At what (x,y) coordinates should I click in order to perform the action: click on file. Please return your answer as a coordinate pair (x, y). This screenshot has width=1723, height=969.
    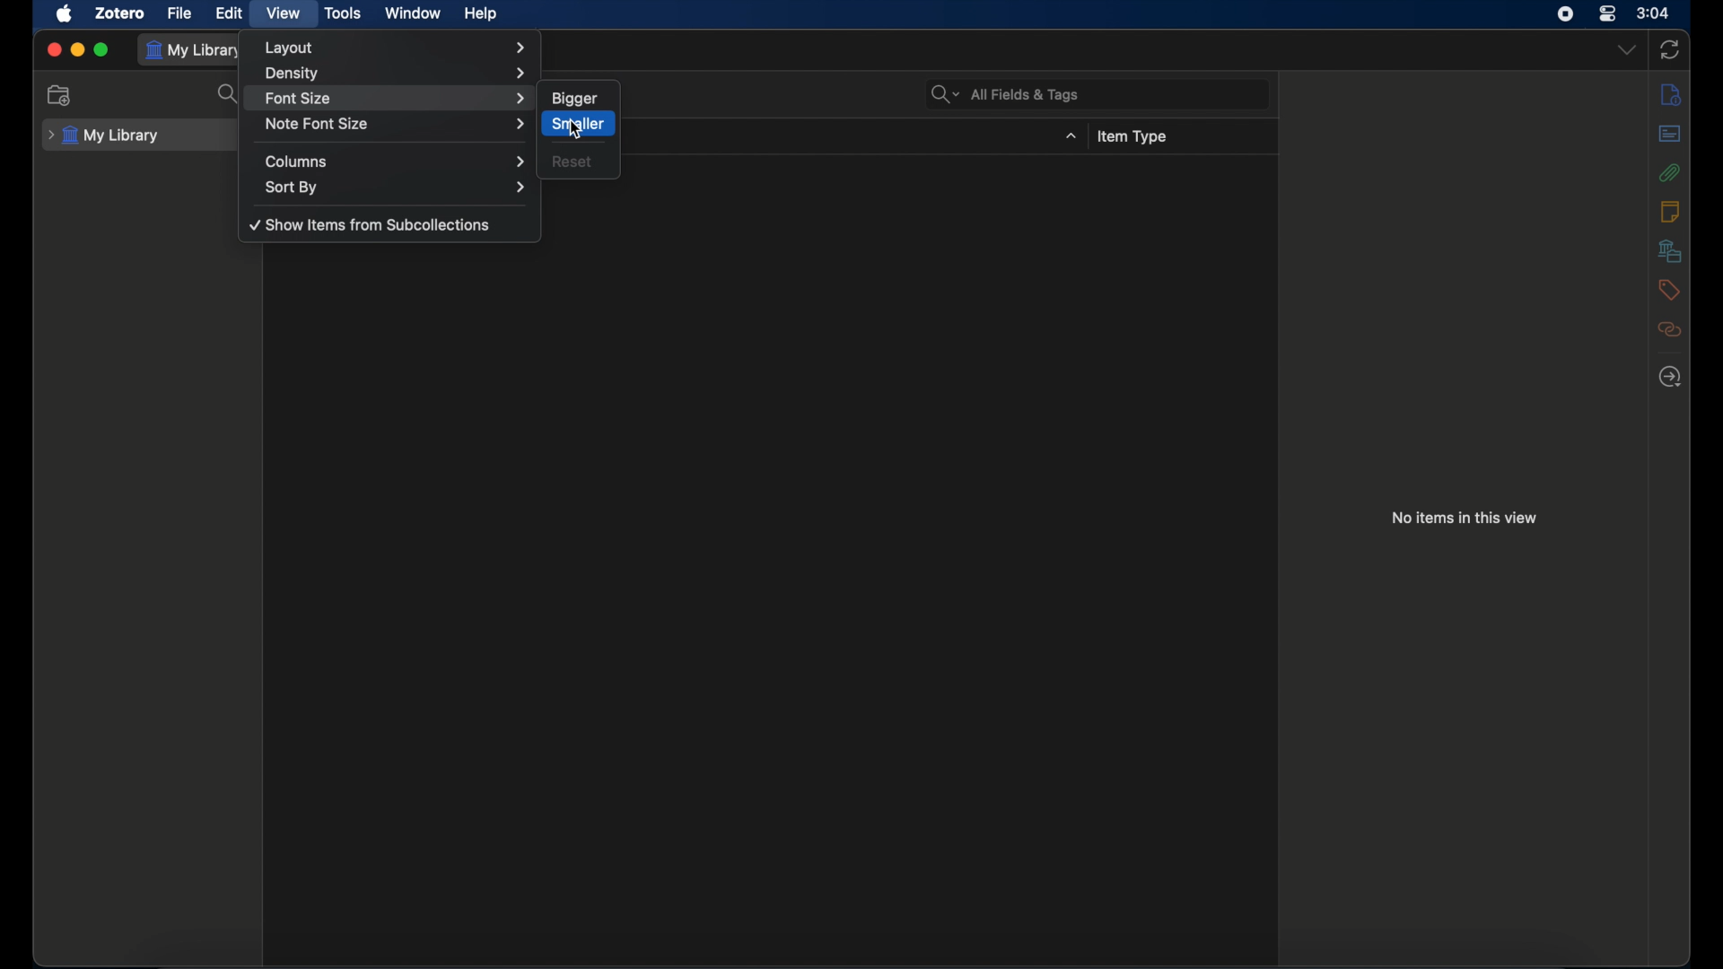
    Looking at the image, I should click on (179, 13).